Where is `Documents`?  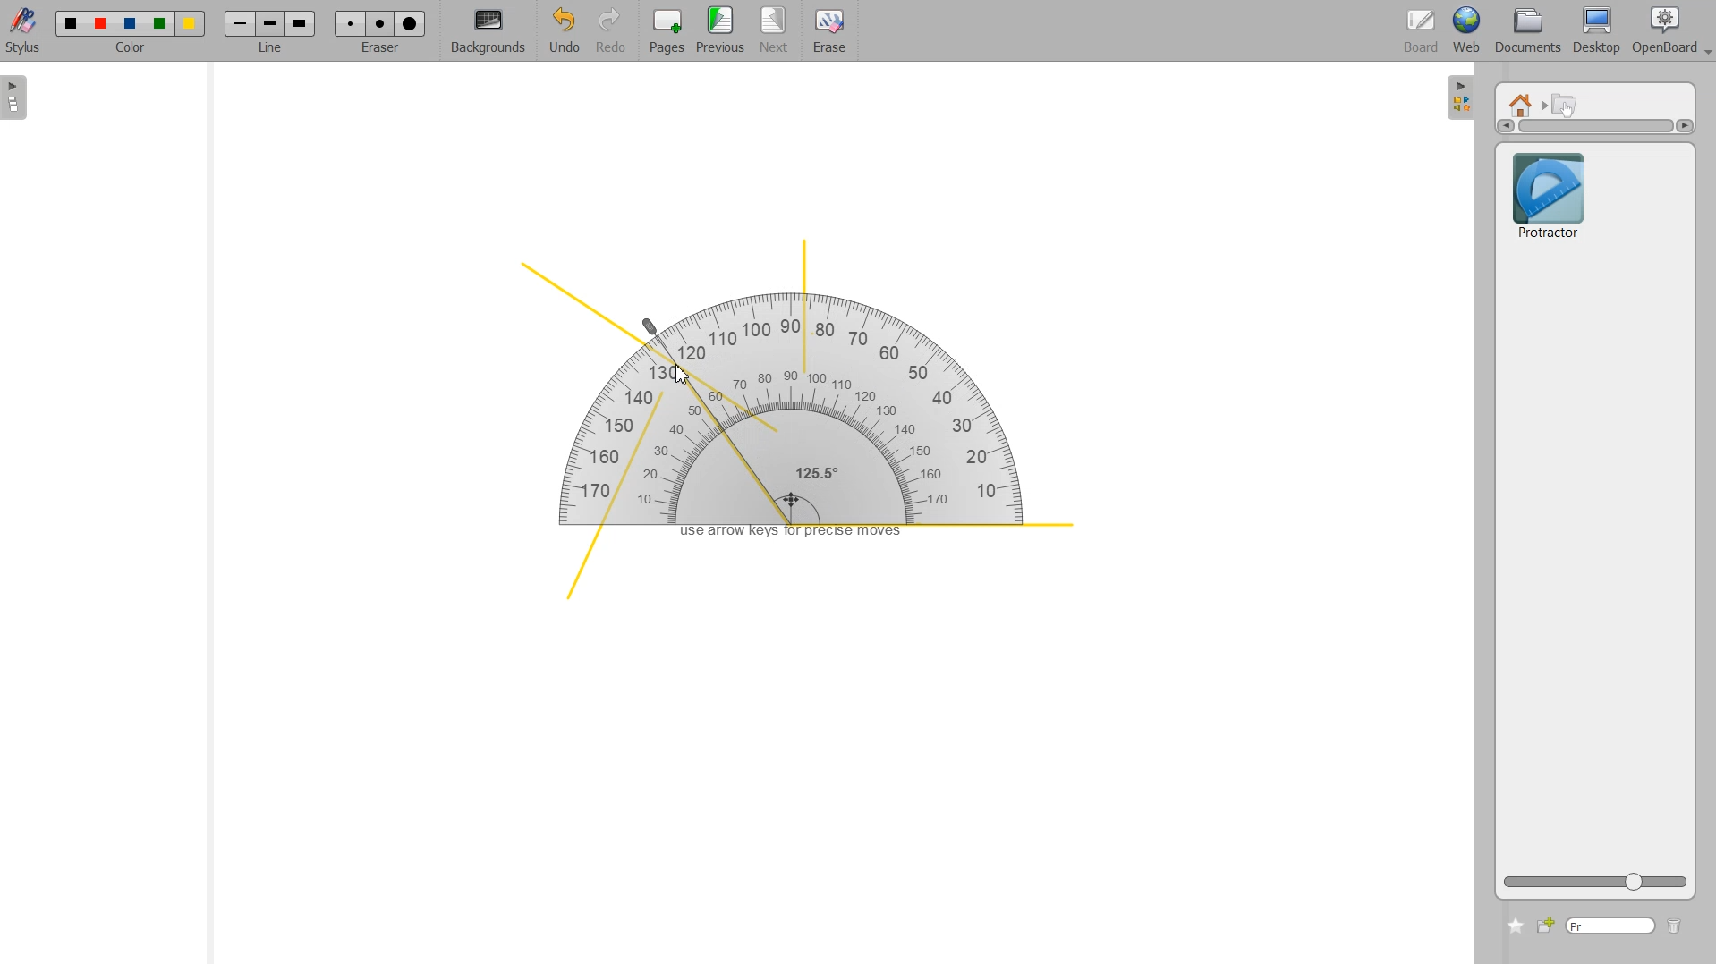
Documents is located at coordinates (1525, 32).